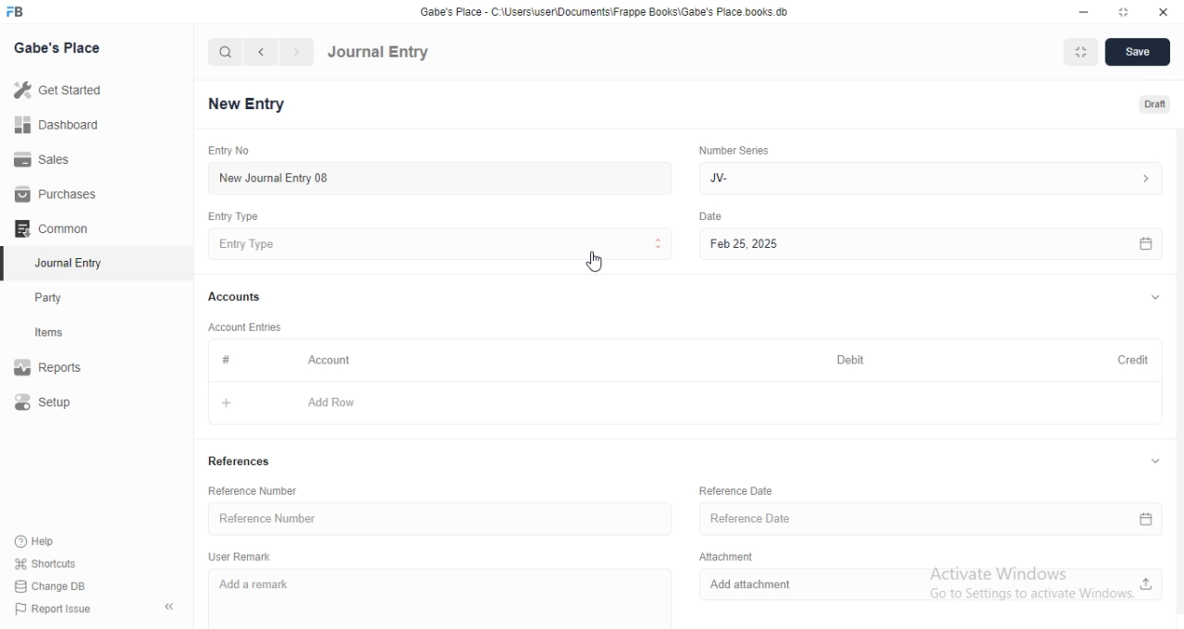 The width and height of the screenshot is (1184, 629). I want to click on Common, so click(55, 228).